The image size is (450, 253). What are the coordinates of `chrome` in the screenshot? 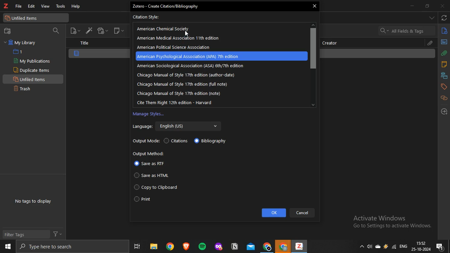 It's located at (170, 246).